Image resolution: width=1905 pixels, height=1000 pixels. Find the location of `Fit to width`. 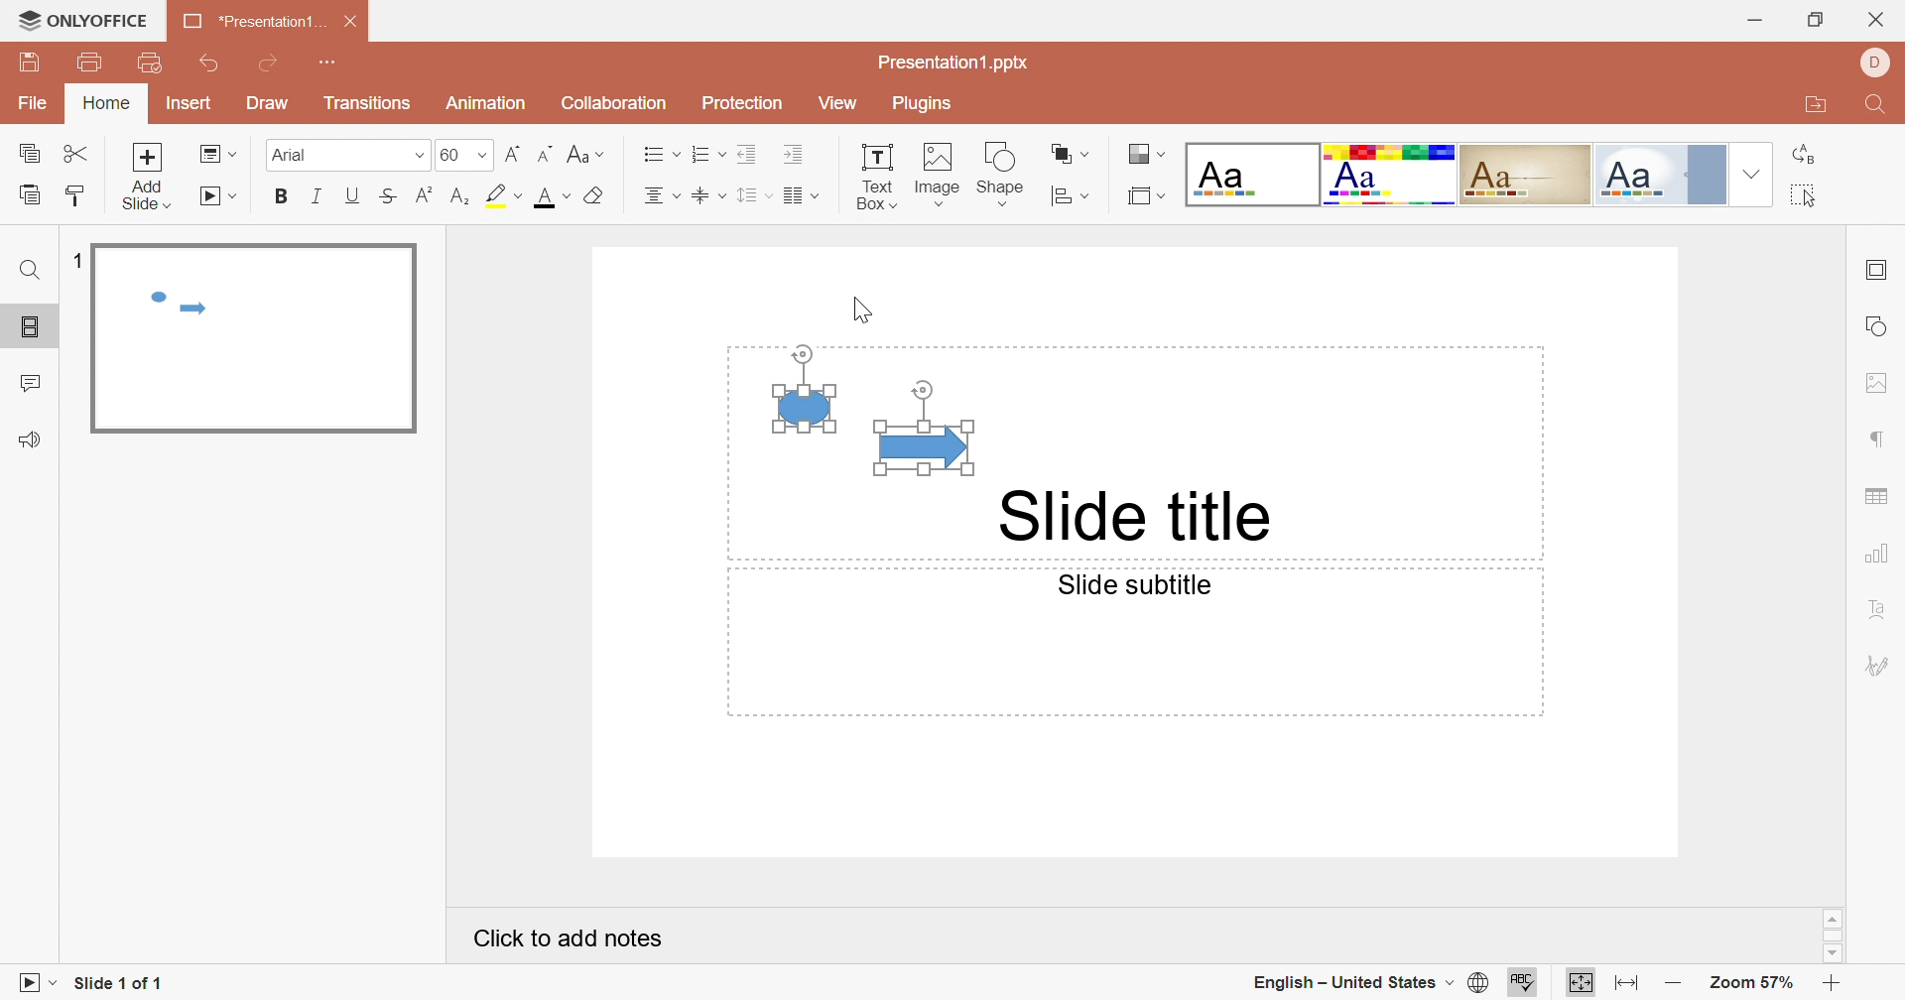

Fit to width is located at coordinates (1633, 986).